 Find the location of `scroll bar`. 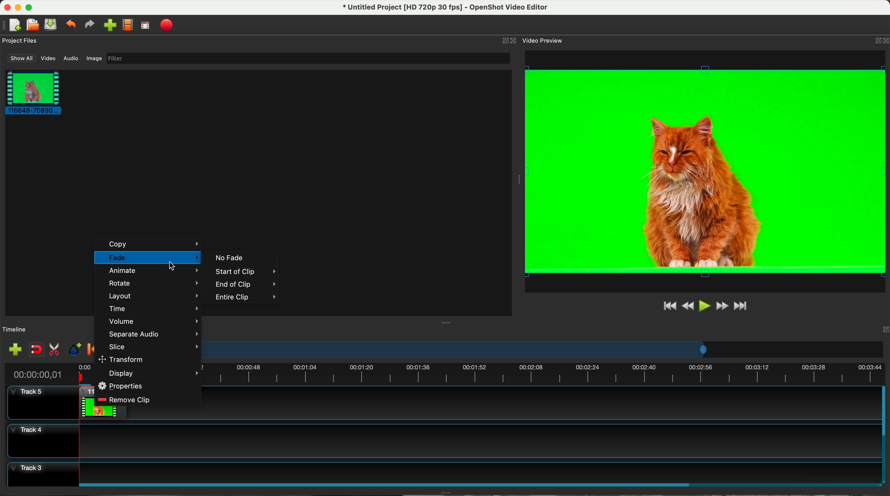

scroll bar is located at coordinates (479, 484).